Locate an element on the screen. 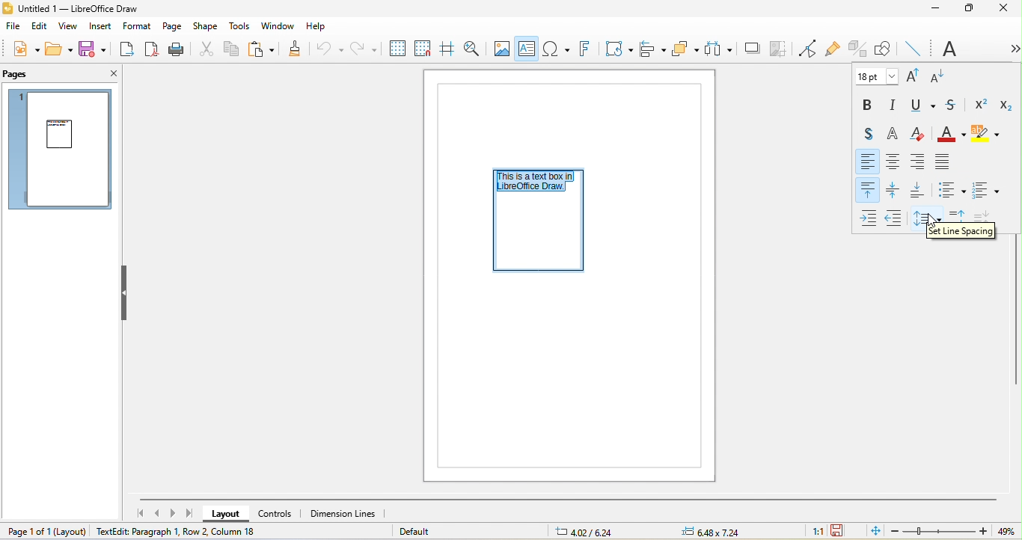 The height and width of the screenshot is (540, 1022). 0.00x0.00 is located at coordinates (719, 532).